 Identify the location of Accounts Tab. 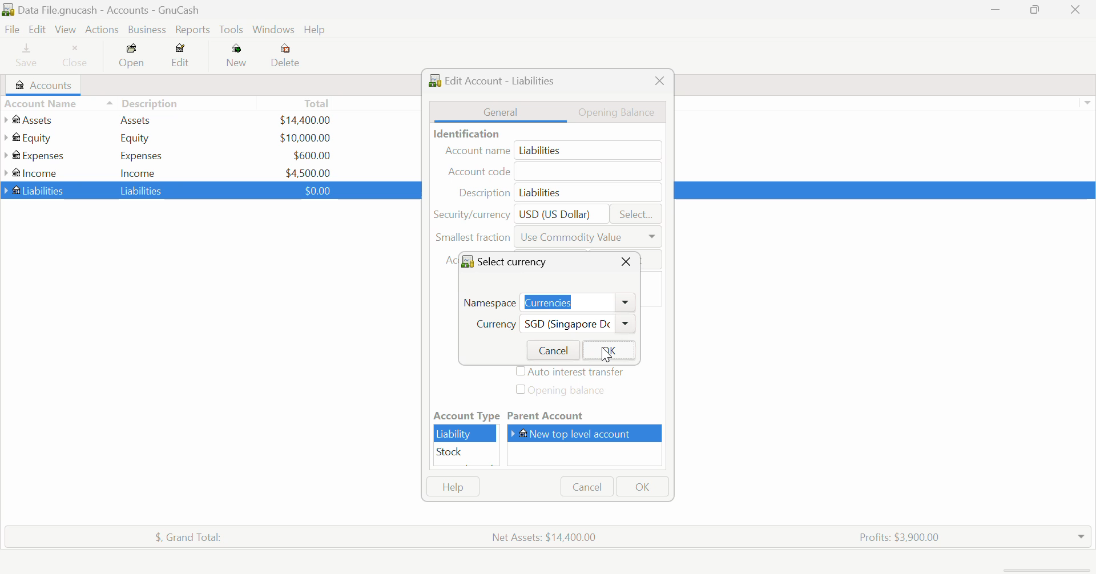
(47, 85).